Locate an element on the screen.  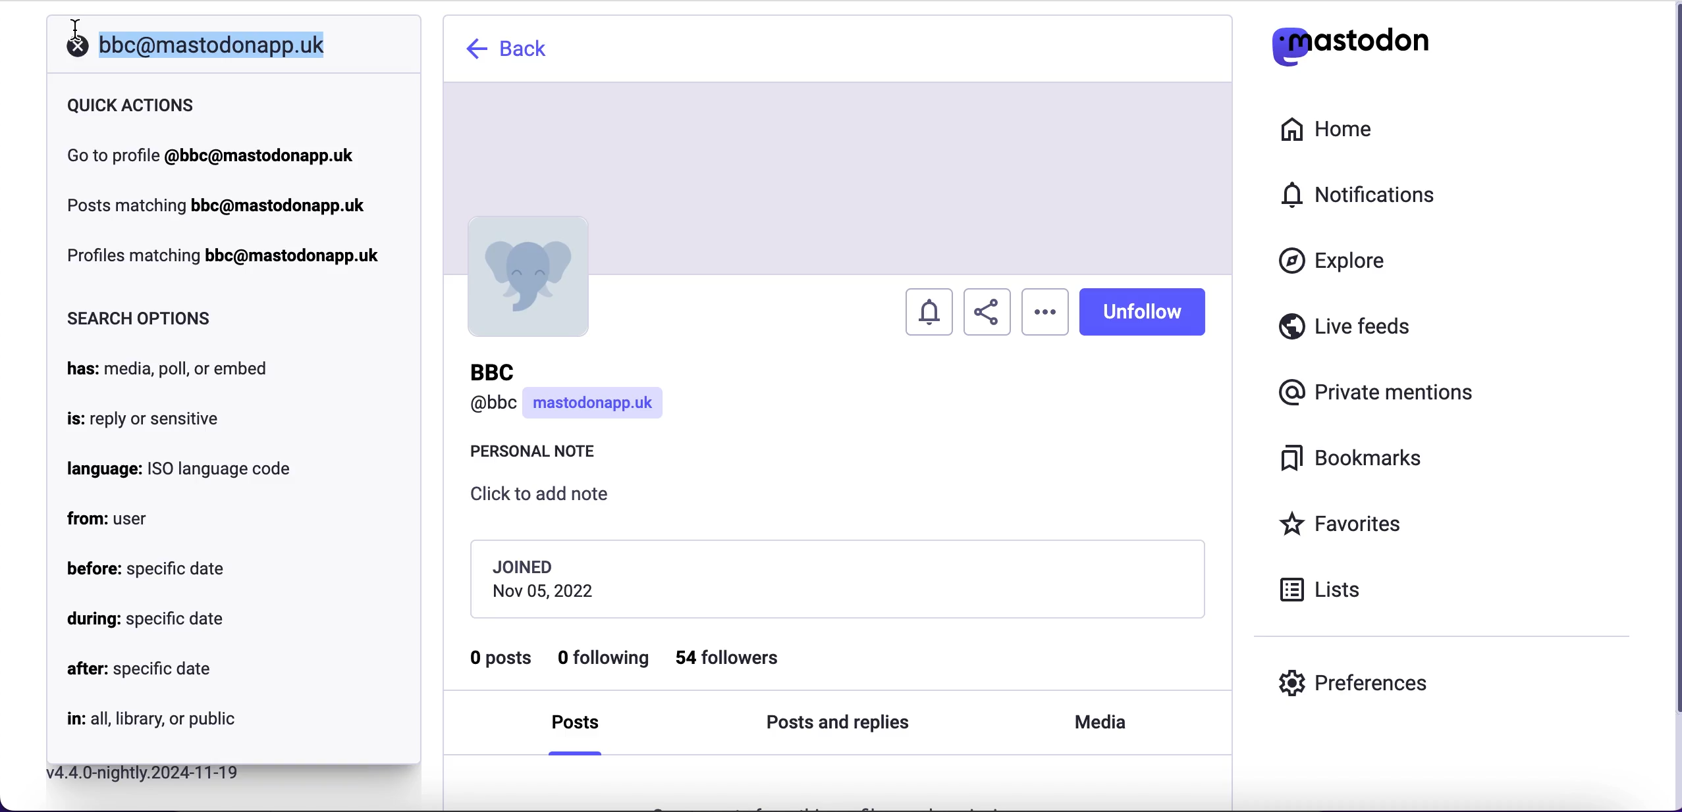
0 posts is located at coordinates (502, 663).